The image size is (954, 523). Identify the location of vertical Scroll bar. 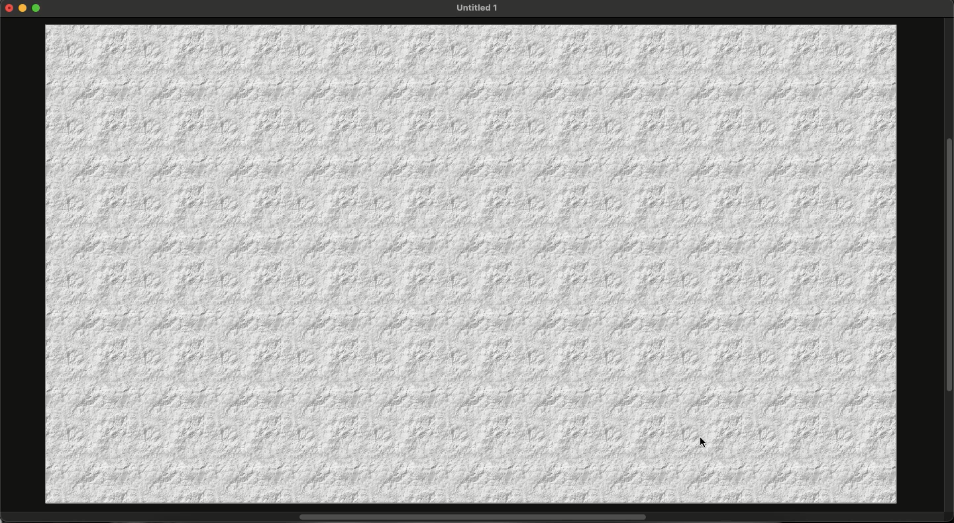
(948, 263).